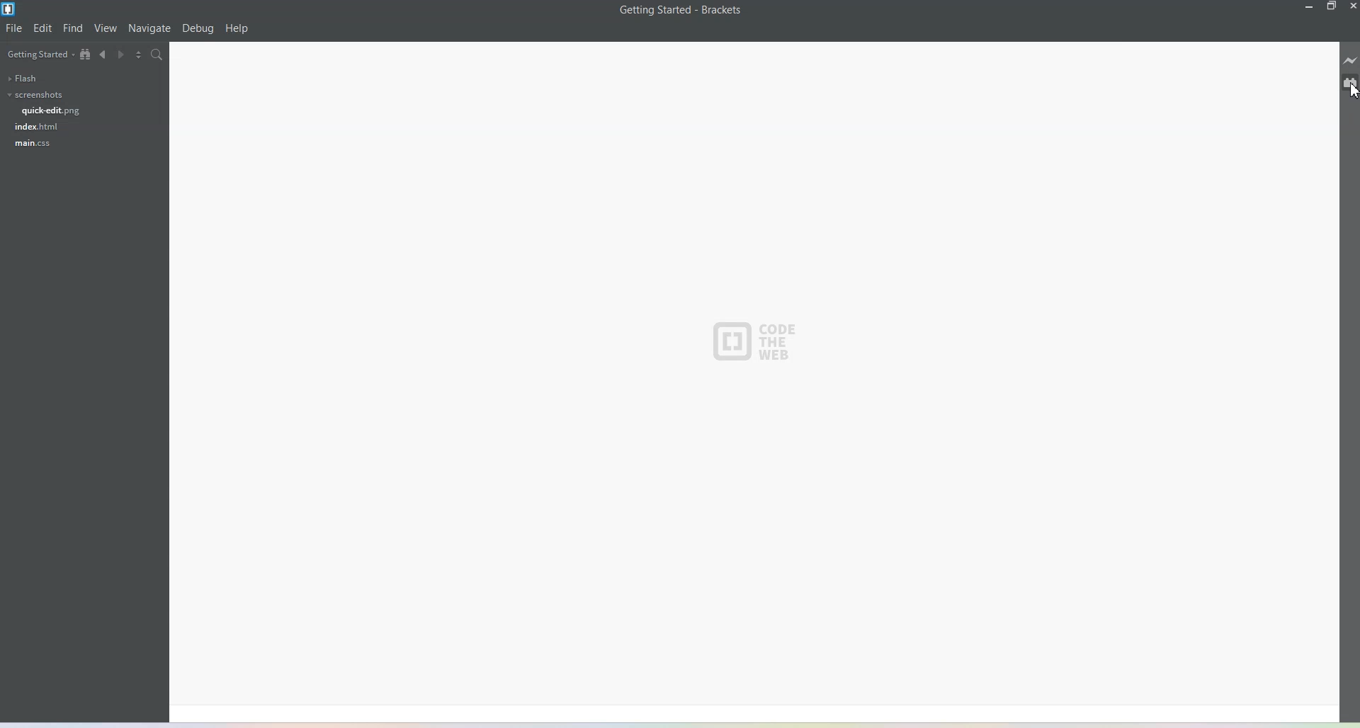 Image resolution: width=1360 pixels, height=728 pixels. I want to click on Debug, so click(198, 29).